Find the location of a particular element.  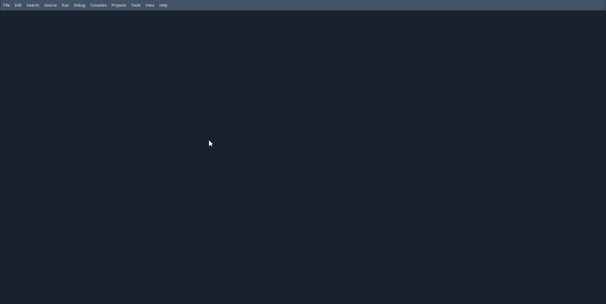

Tools is located at coordinates (136, 5).